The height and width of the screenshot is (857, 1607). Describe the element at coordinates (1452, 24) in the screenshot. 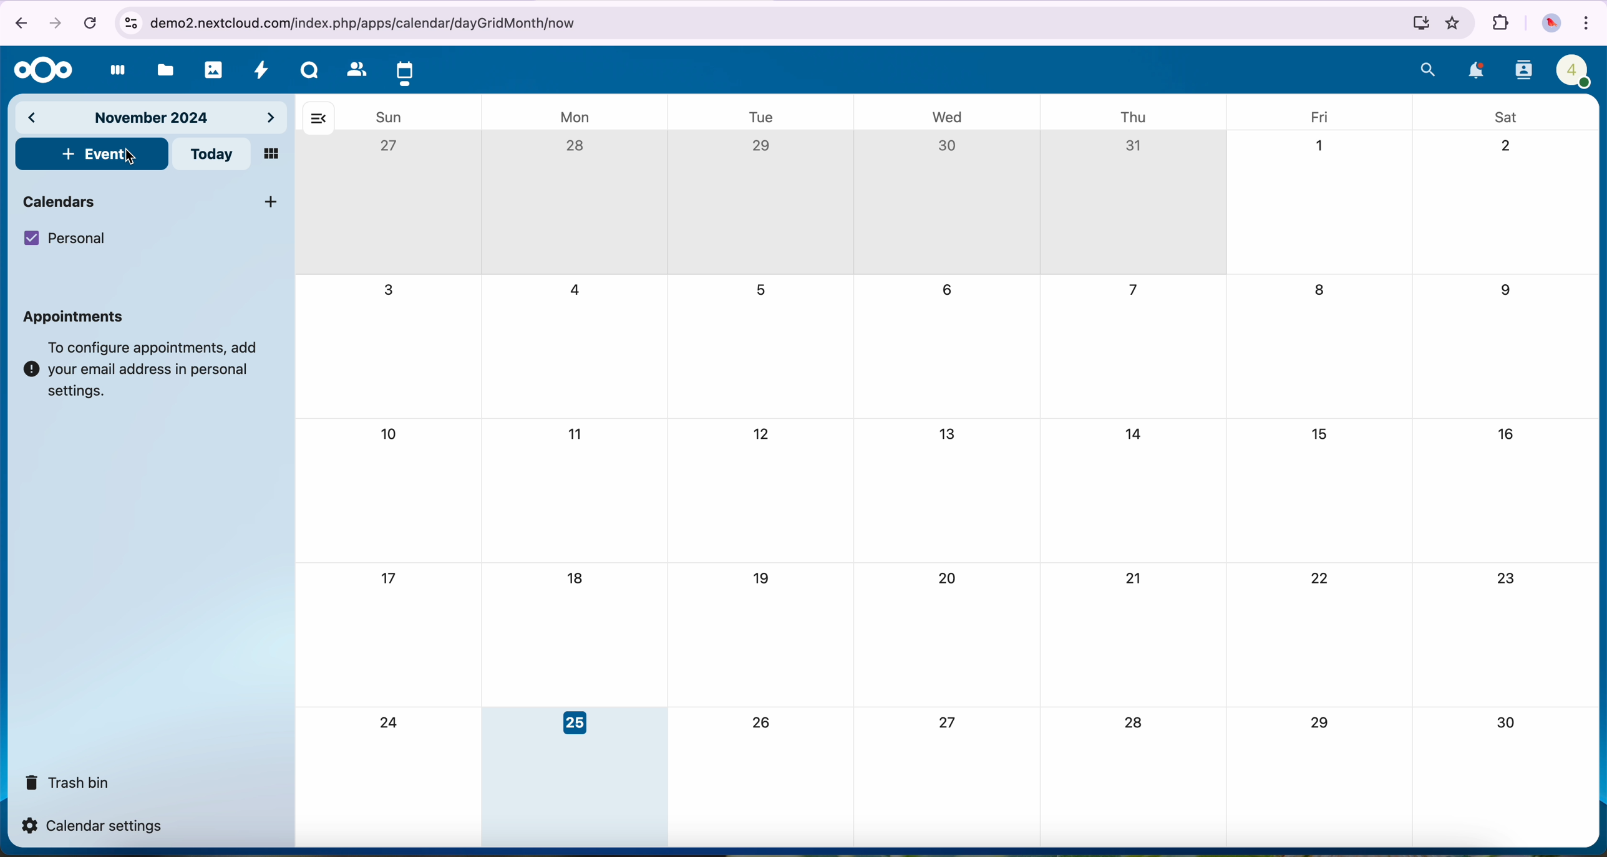

I see `favorites` at that location.